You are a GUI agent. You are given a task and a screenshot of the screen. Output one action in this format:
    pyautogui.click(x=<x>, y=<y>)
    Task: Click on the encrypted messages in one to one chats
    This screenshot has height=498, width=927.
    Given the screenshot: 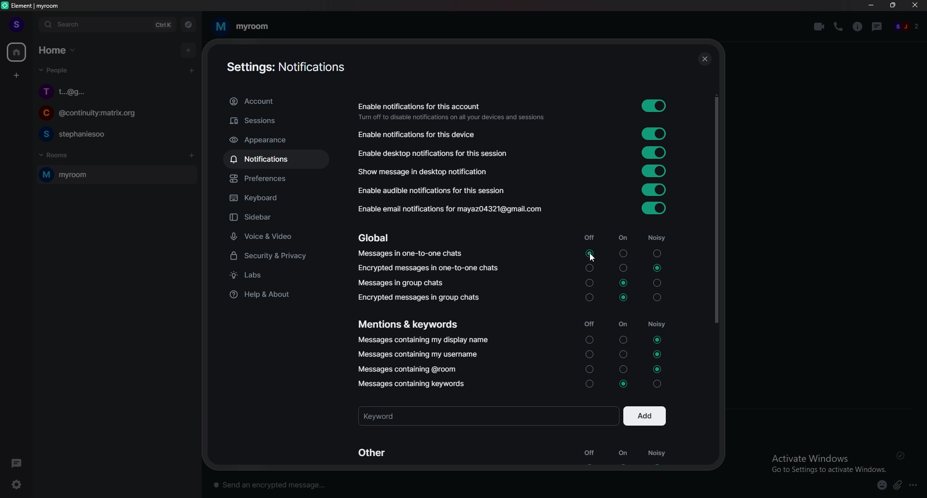 What is the action you would take?
    pyautogui.click(x=429, y=268)
    